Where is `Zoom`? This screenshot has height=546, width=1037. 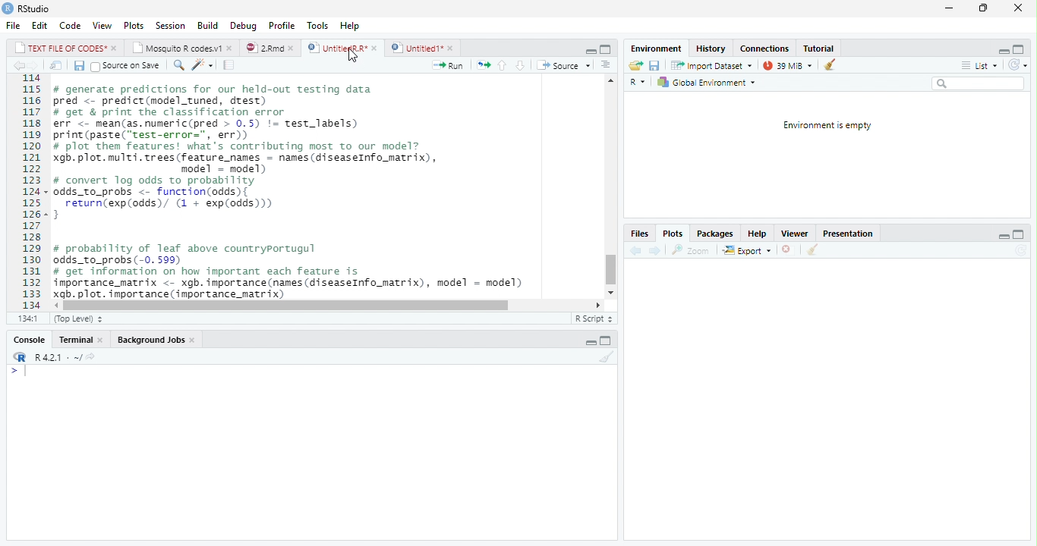 Zoom is located at coordinates (692, 249).